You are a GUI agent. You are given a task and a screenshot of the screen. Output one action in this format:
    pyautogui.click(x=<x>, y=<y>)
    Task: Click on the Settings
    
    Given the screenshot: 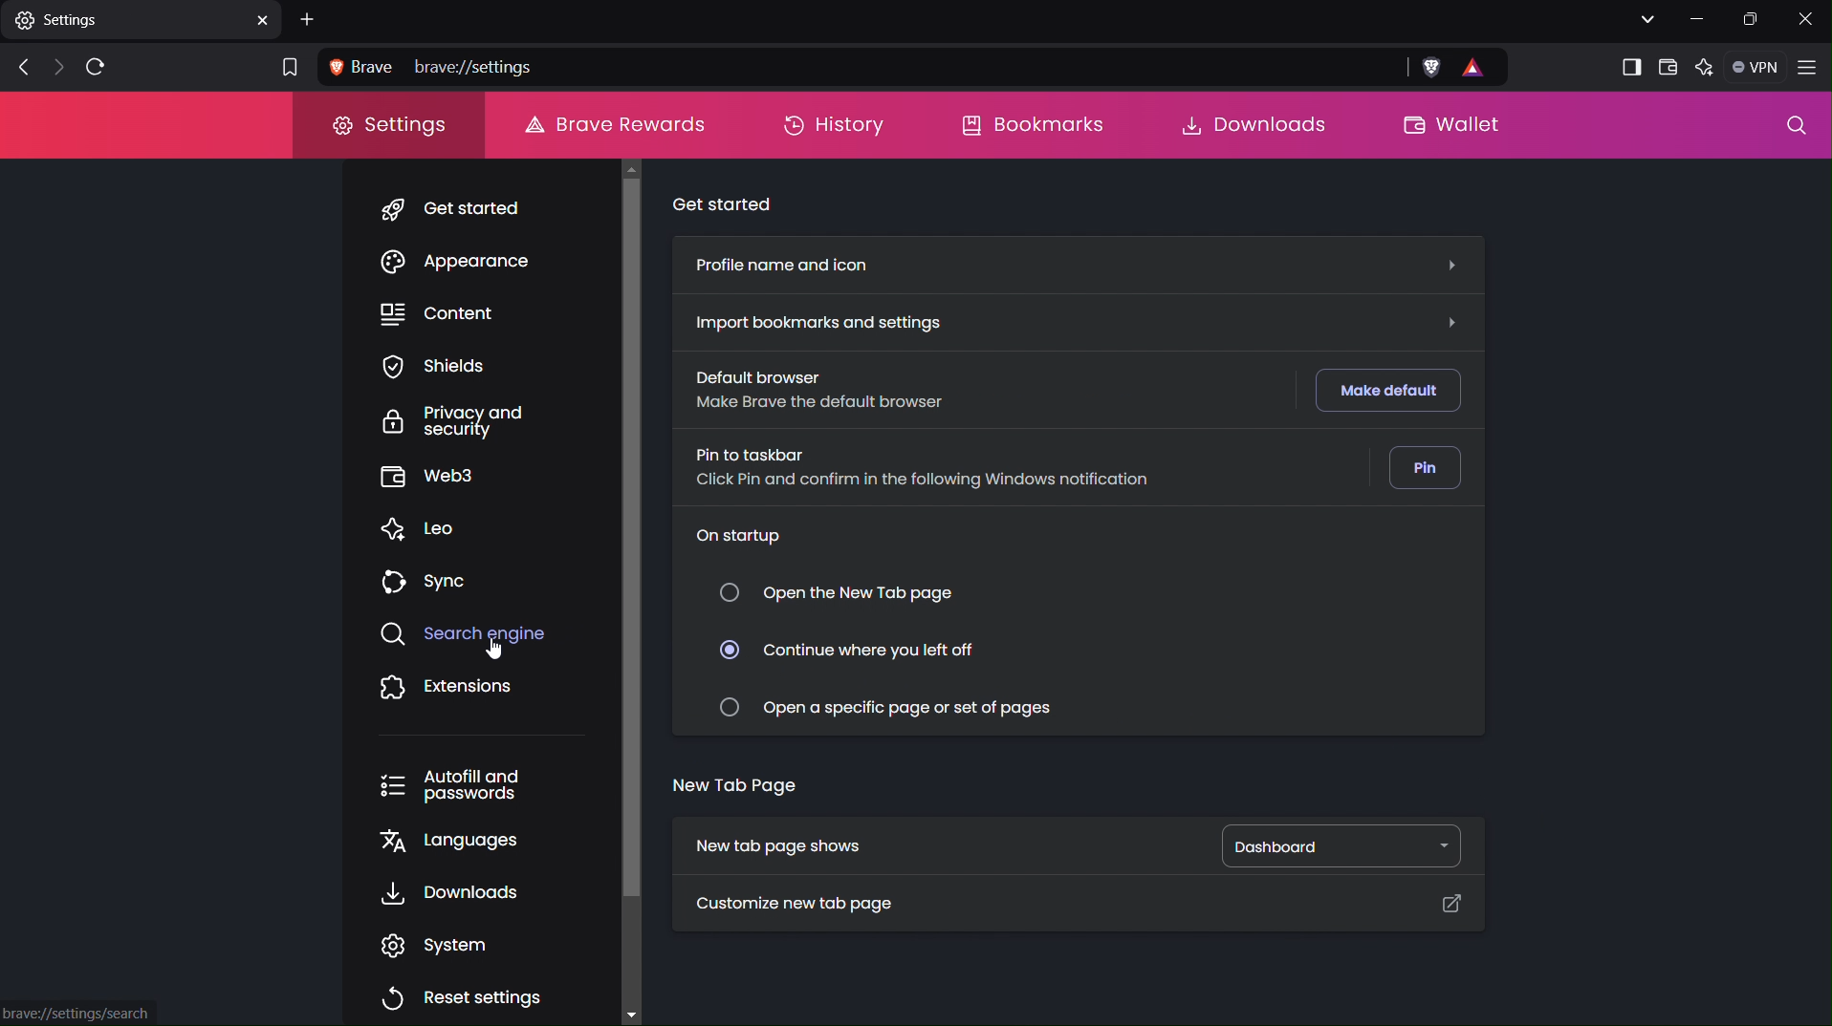 What is the action you would take?
    pyautogui.click(x=387, y=125)
    